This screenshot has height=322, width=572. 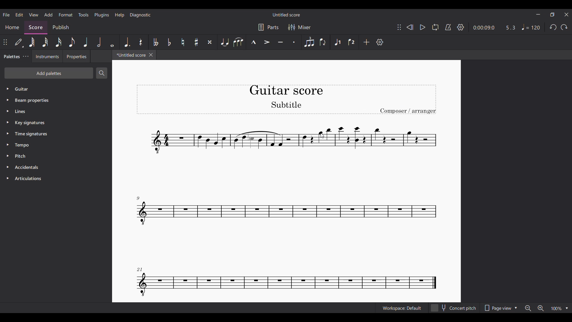 What do you see at coordinates (26, 56) in the screenshot?
I see `Palette tab settings` at bounding box center [26, 56].